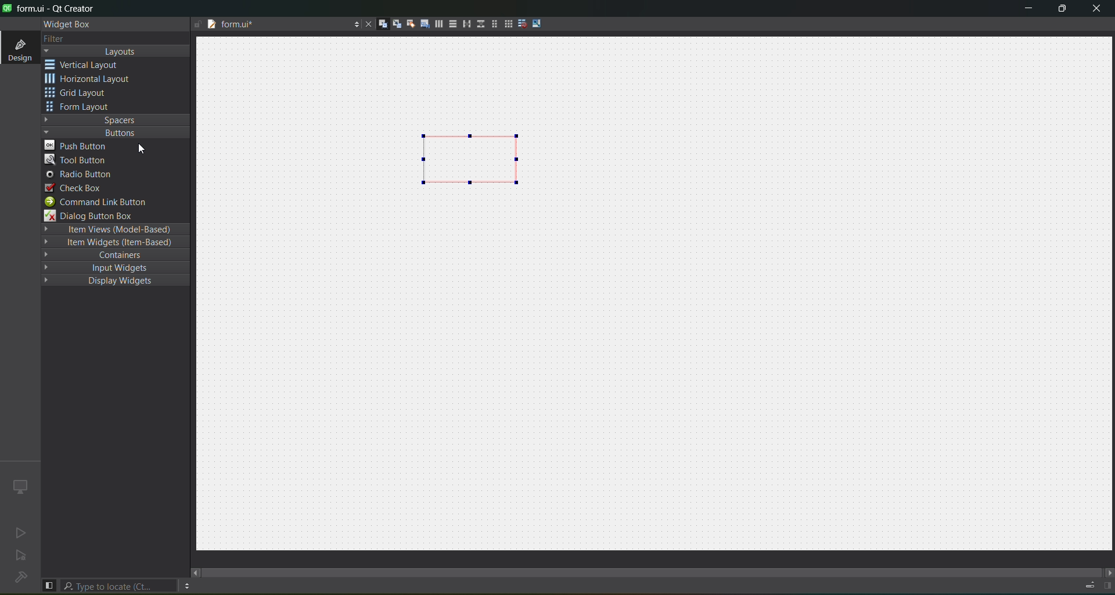  What do you see at coordinates (53, 38) in the screenshot?
I see `filter` at bounding box center [53, 38].